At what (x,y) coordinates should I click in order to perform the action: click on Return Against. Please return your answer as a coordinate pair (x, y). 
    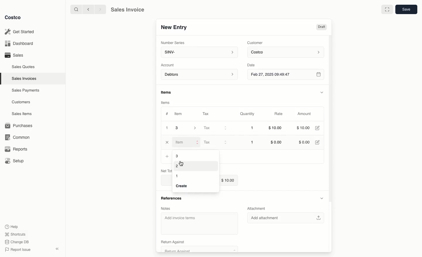
    Looking at the image, I should click on (196, 250).